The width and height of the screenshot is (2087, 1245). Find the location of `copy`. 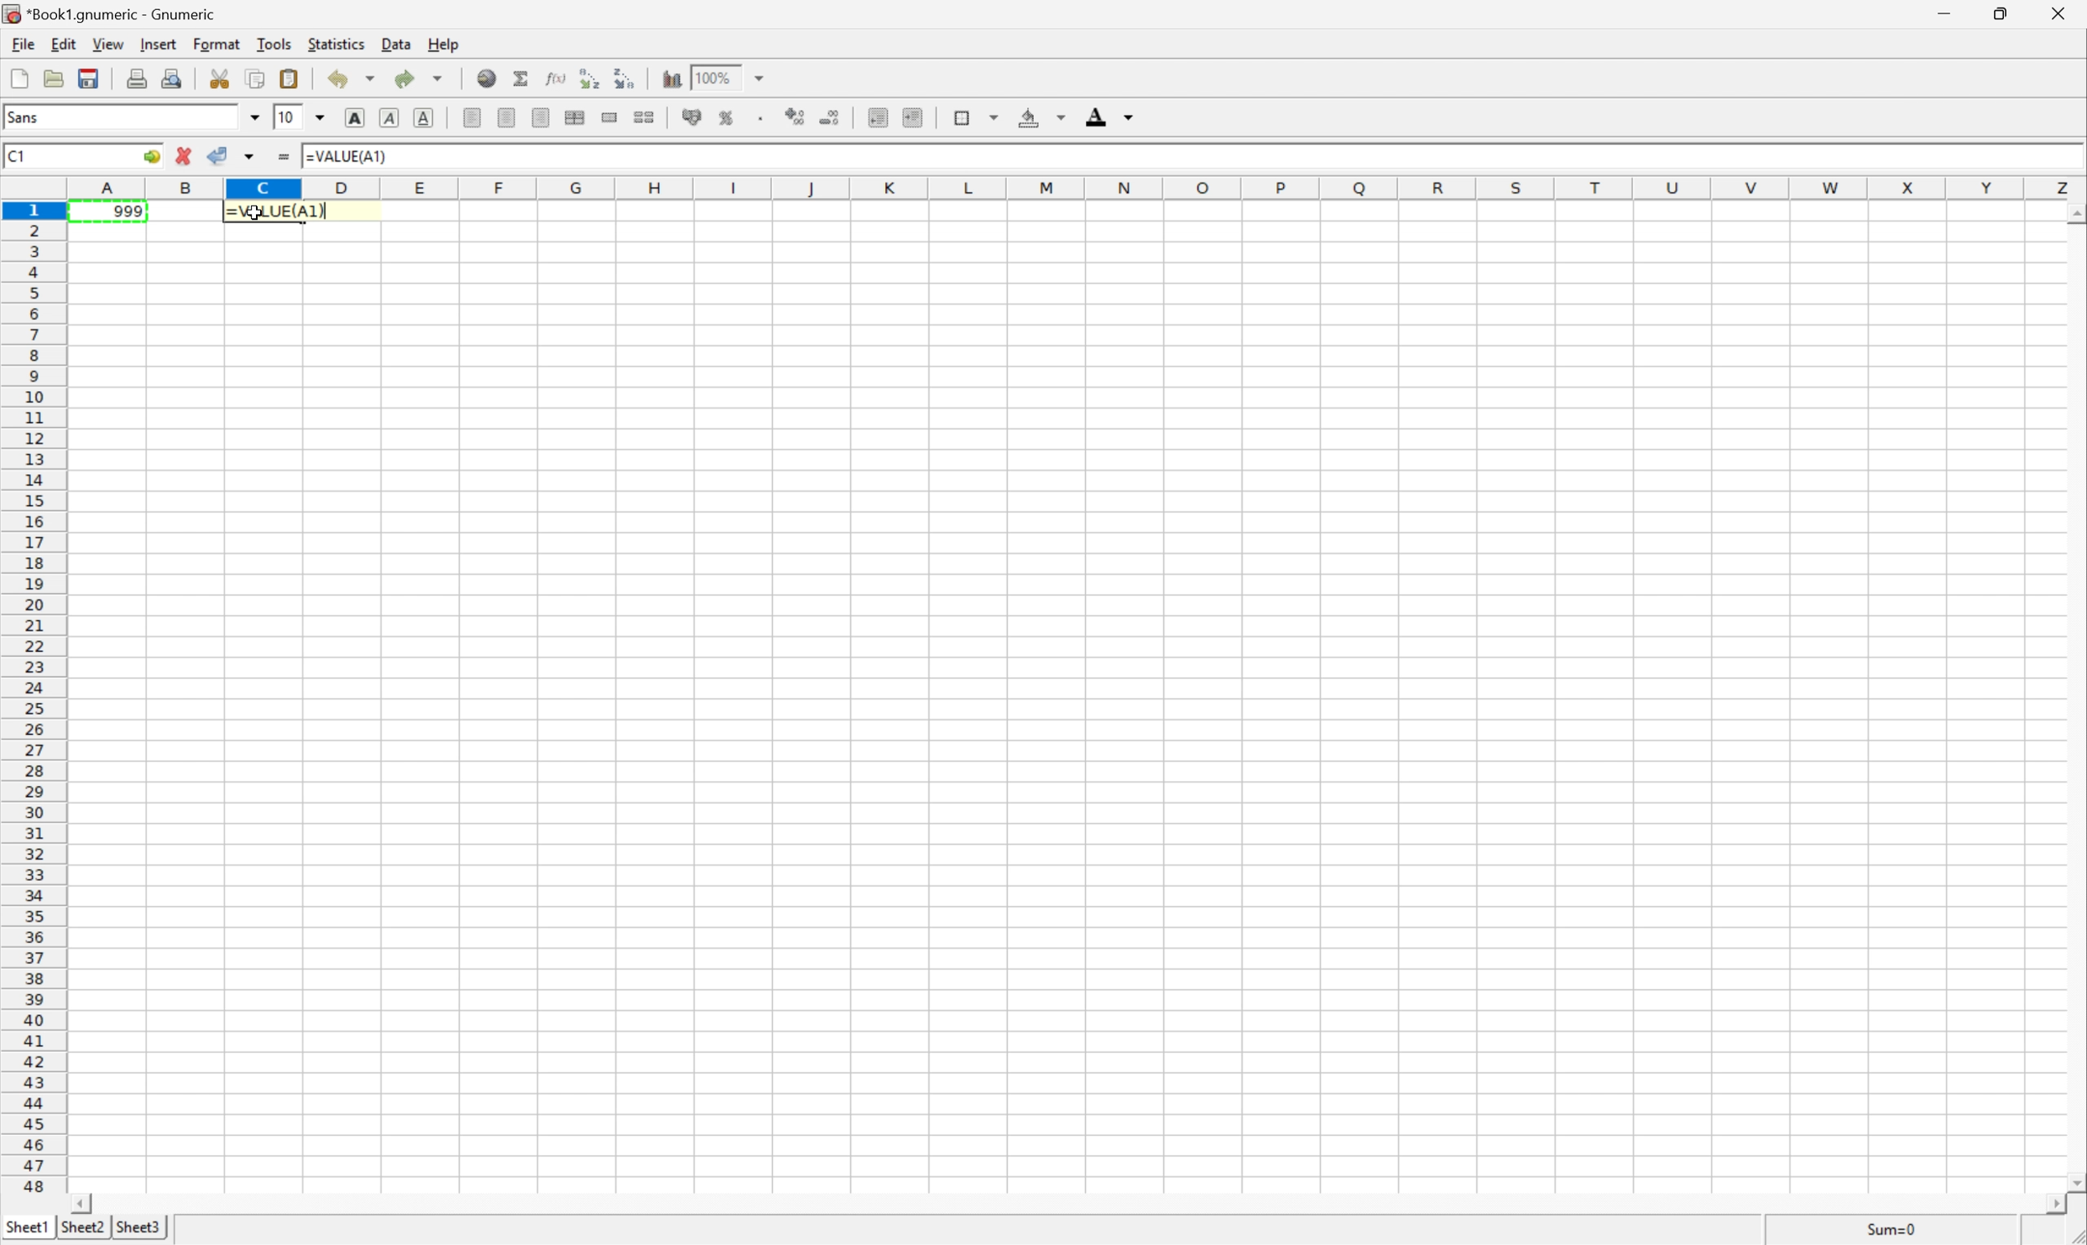

copy is located at coordinates (257, 76).